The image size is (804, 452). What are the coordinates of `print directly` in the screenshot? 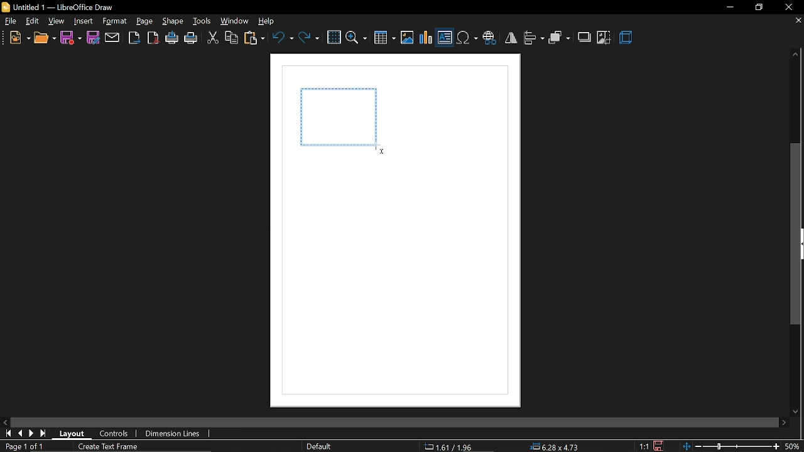 It's located at (173, 38).